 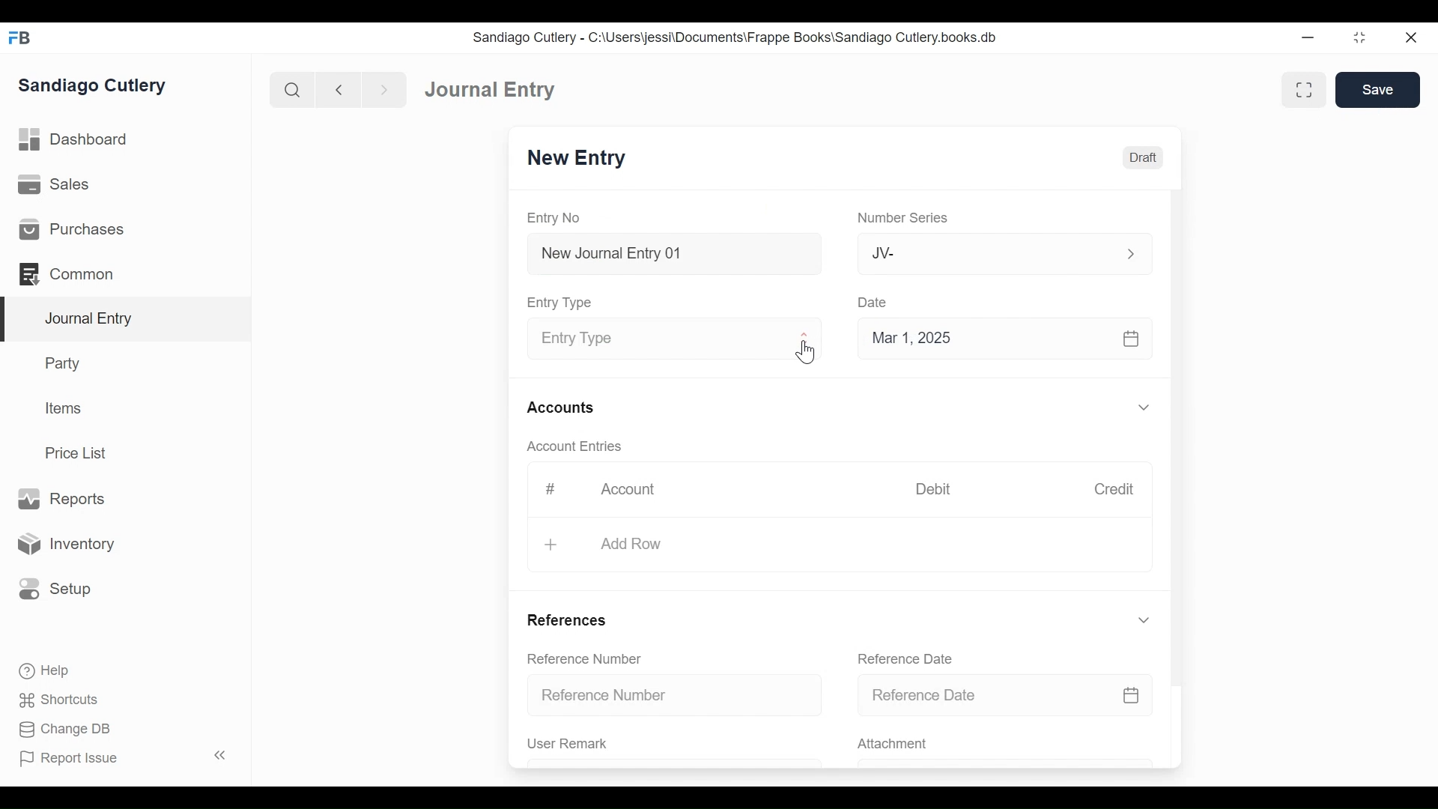 I want to click on close, so click(x=1416, y=36).